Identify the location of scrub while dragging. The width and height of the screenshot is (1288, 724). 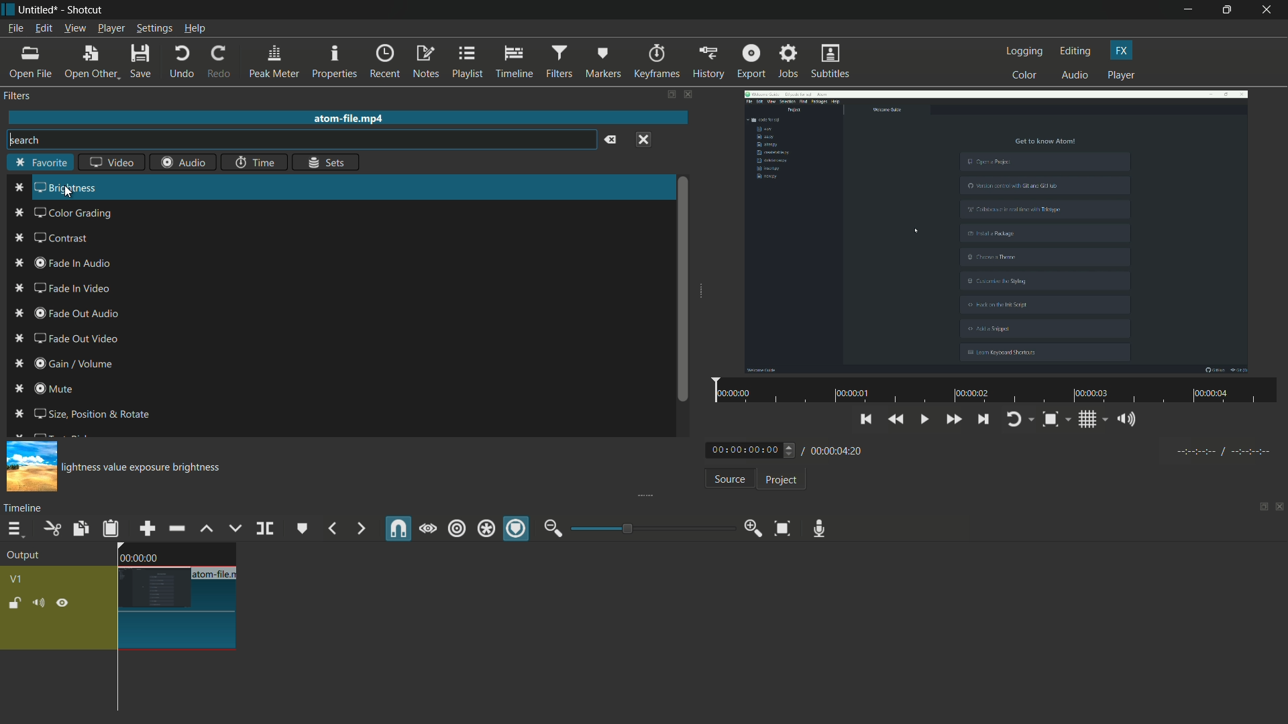
(427, 528).